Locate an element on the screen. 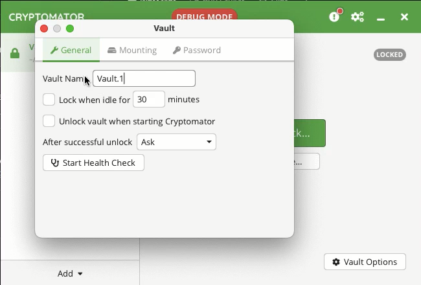  Vault Options is located at coordinates (363, 262).